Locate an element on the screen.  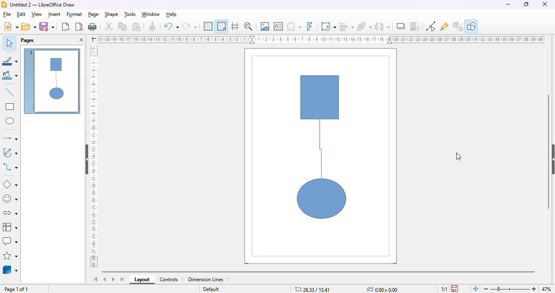
insert fontwork text is located at coordinates (310, 26).